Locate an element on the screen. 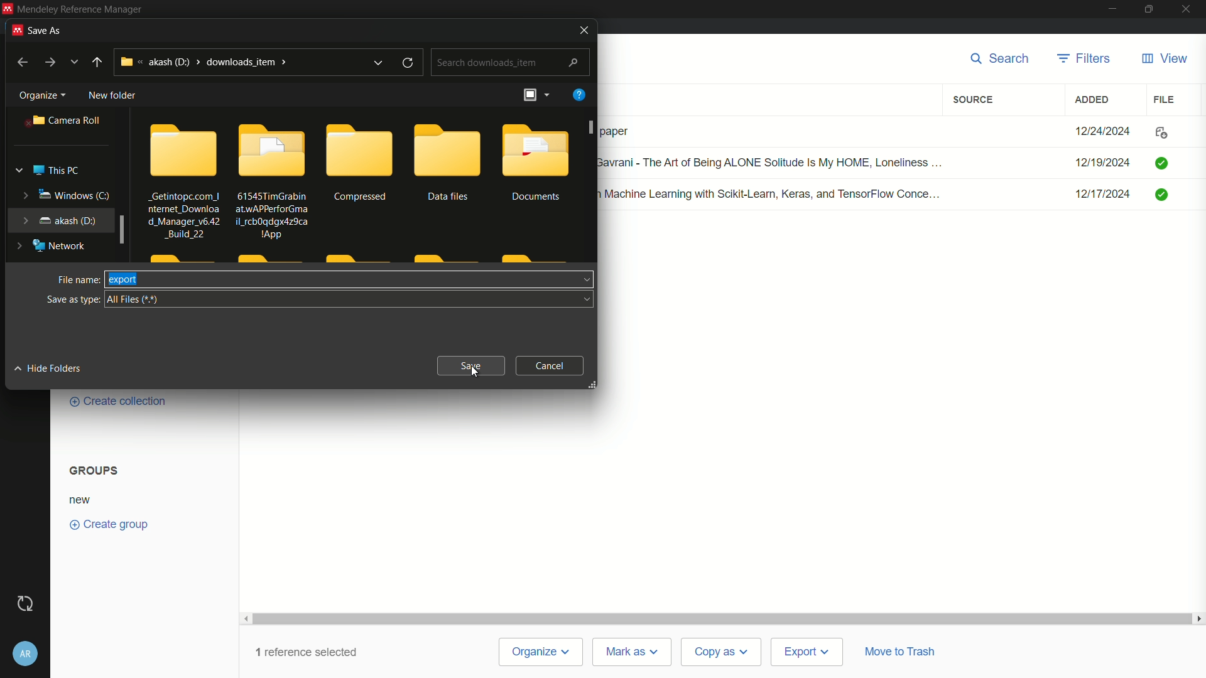  search is located at coordinates (1001, 58).